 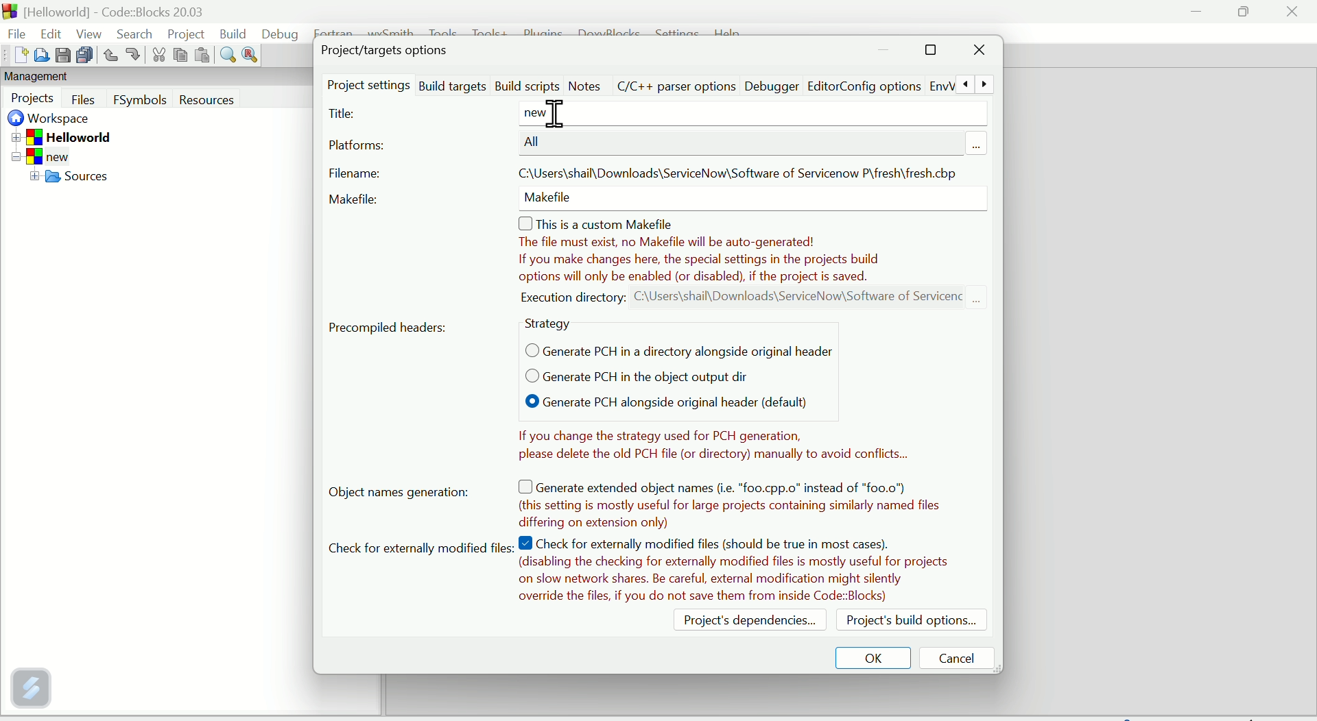 I want to click on Titus, so click(x=344, y=114).